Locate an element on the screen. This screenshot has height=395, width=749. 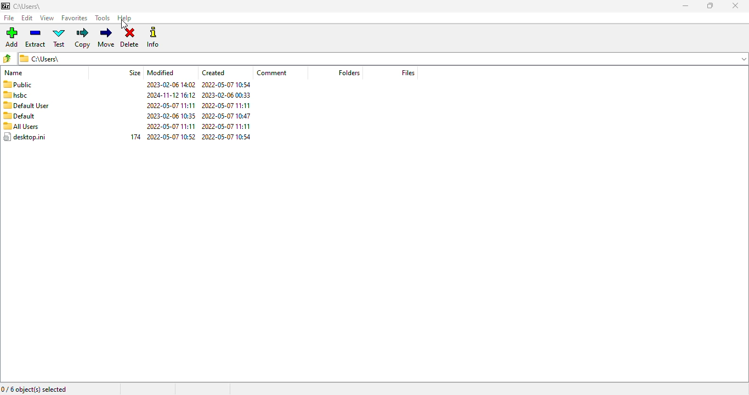
extract is located at coordinates (36, 38).